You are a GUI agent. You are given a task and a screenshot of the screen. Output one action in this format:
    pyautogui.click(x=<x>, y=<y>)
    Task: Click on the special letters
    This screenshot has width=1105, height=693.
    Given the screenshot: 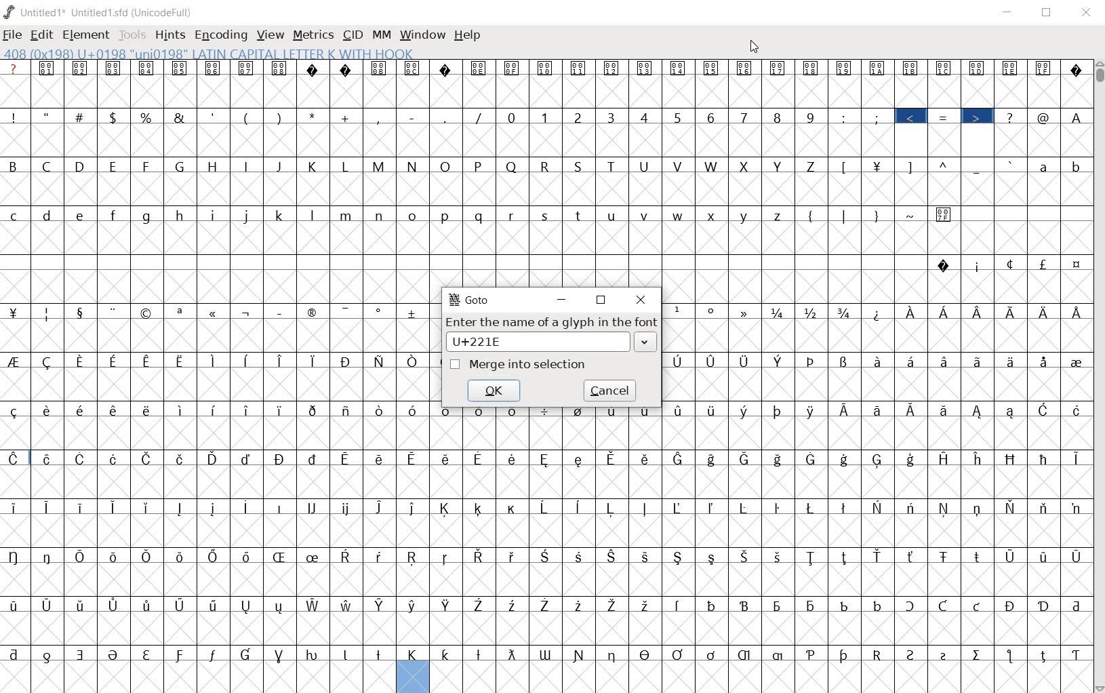 What is the action you would take?
    pyautogui.click(x=544, y=654)
    